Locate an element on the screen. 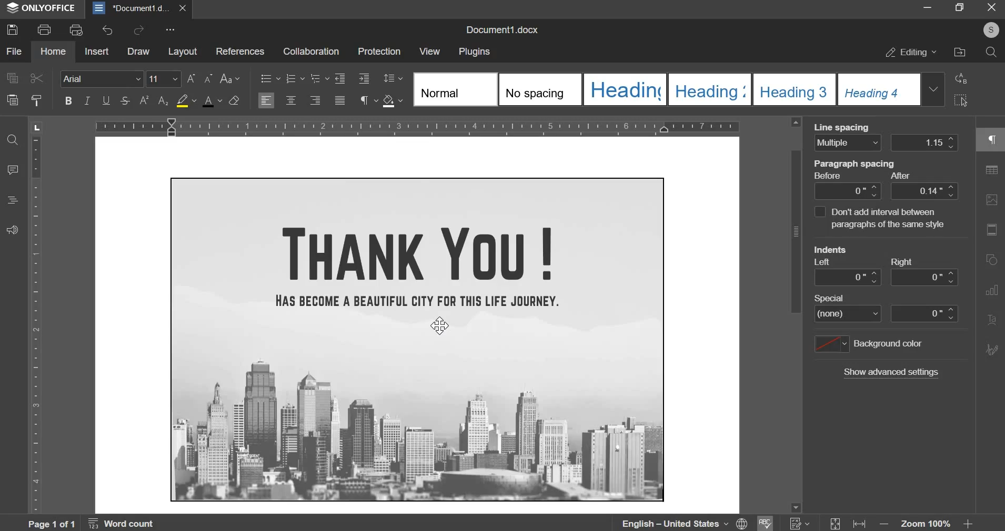 The height and width of the screenshot is (531, 1005). line spacing distance is located at coordinates (924, 142).